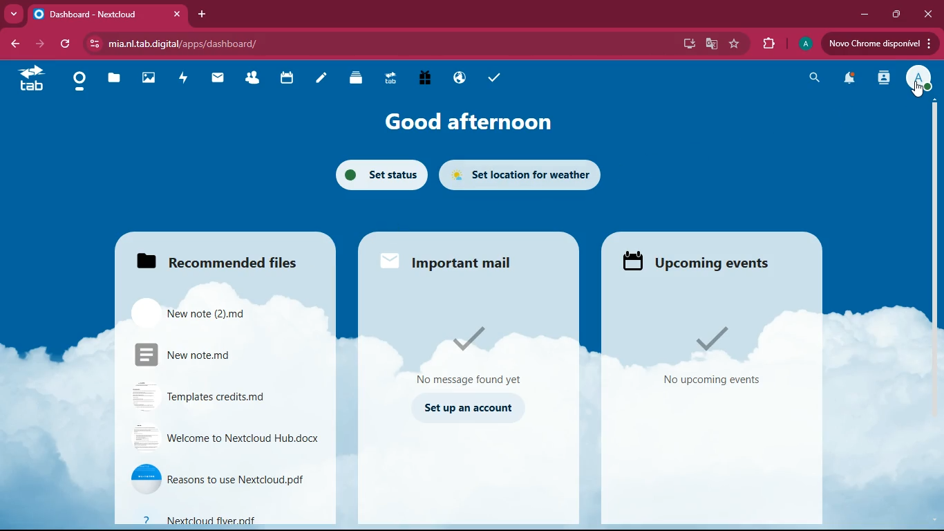  Describe the element at coordinates (285, 80) in the screenshot. I see `calendar` at that location.